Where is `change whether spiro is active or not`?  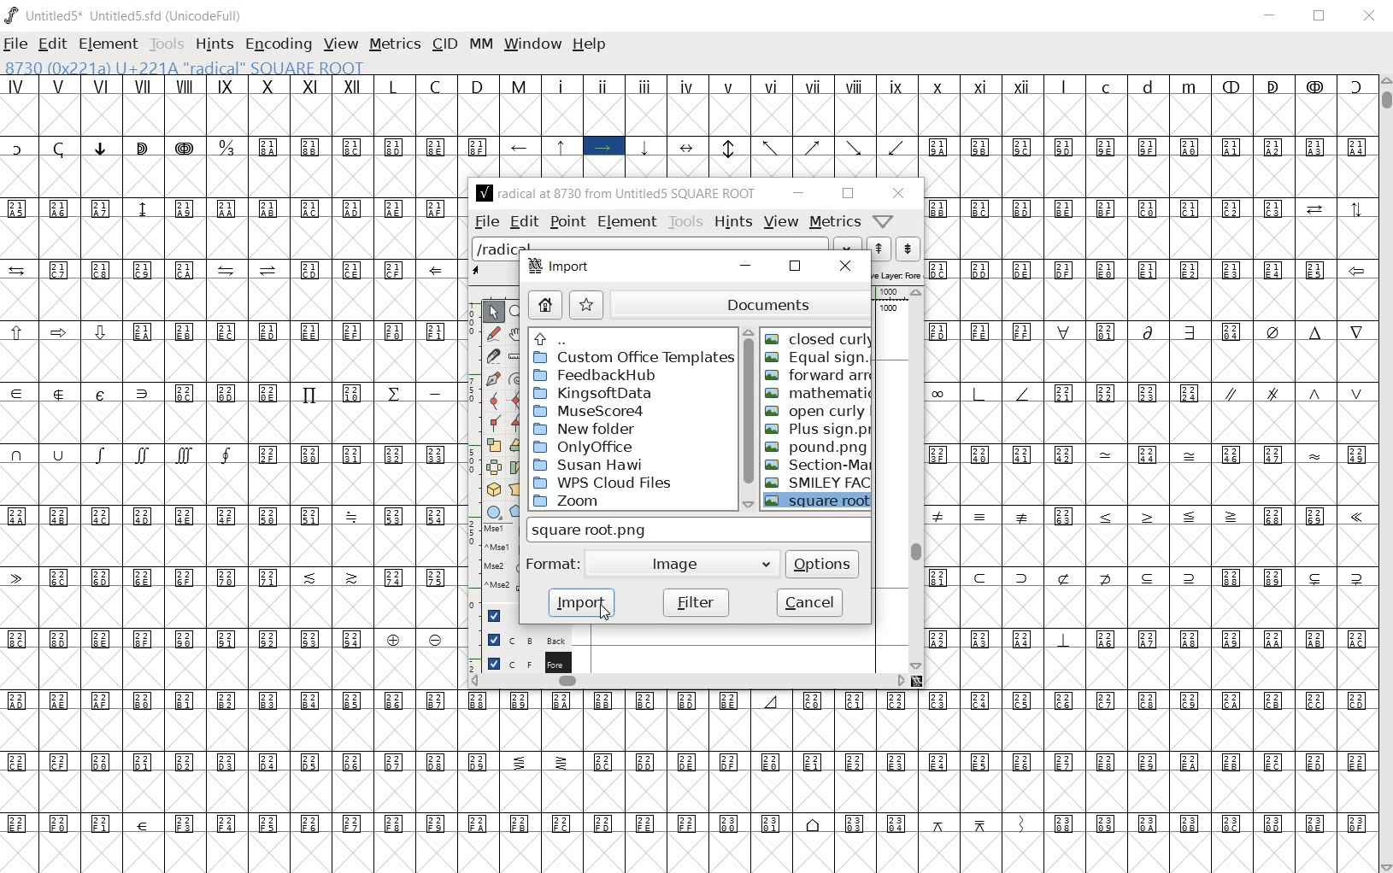 change whether spiro is active or not is located at coordinates (518, 378).